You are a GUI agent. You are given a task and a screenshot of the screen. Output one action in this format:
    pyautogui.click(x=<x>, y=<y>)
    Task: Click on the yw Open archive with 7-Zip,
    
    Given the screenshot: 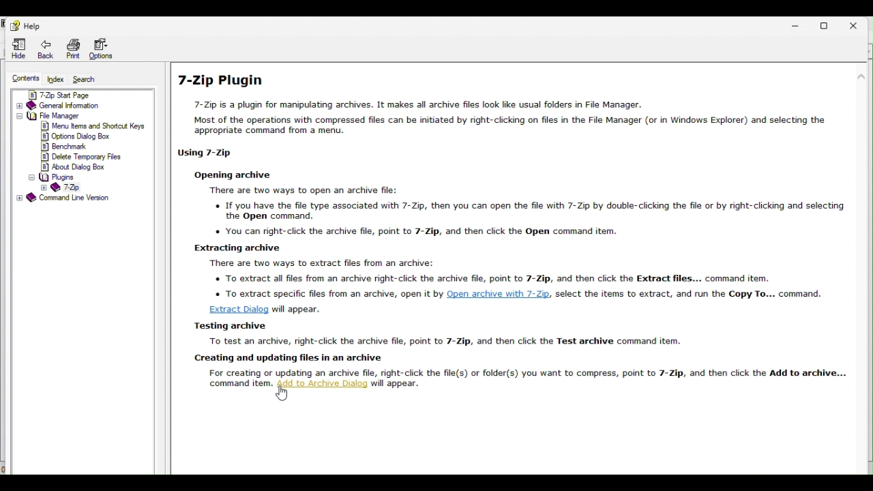 What is the action you would take?
    pyautogui.click(x=501, y=293)
    